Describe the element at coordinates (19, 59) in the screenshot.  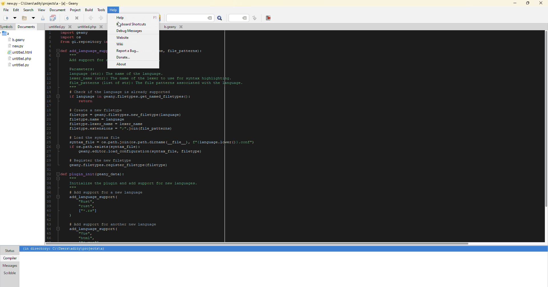
I see `file` at that location.